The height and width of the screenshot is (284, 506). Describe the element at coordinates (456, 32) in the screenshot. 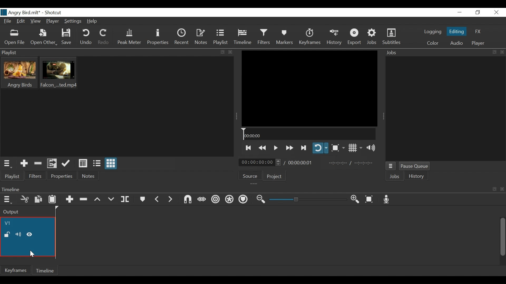

I see `Editing` at that location.